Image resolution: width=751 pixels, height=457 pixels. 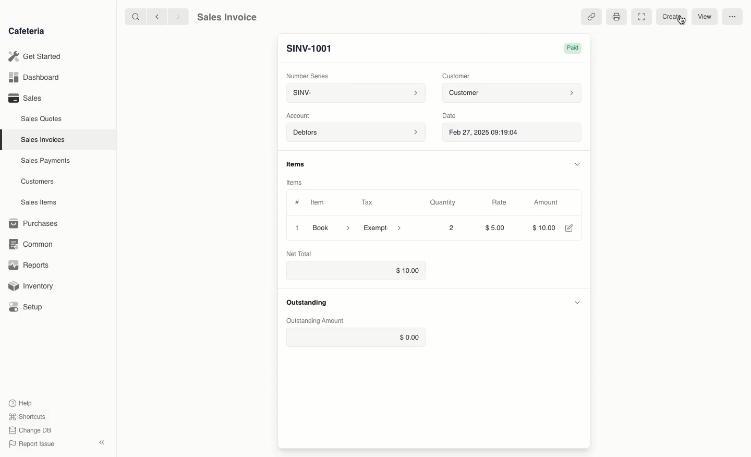 What do you see at coordinates (294, 183) in the screenshot?
I see `Items` at bounding box center [294, 183].